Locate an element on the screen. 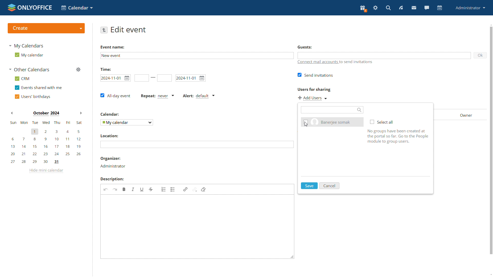 This screenshot has height=277, width=493. event Name is located at coordinates (113, 47).